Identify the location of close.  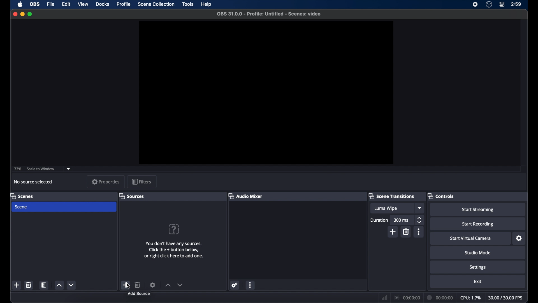
(15, 14).